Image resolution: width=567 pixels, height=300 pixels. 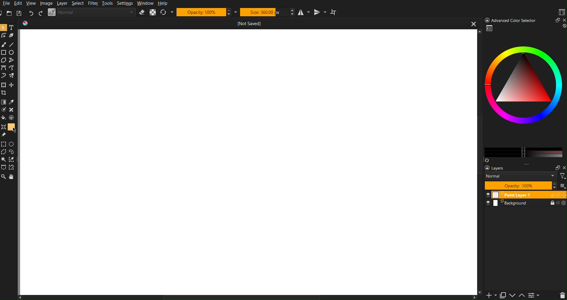 I want to click on Help, so click(x=163, y=3).